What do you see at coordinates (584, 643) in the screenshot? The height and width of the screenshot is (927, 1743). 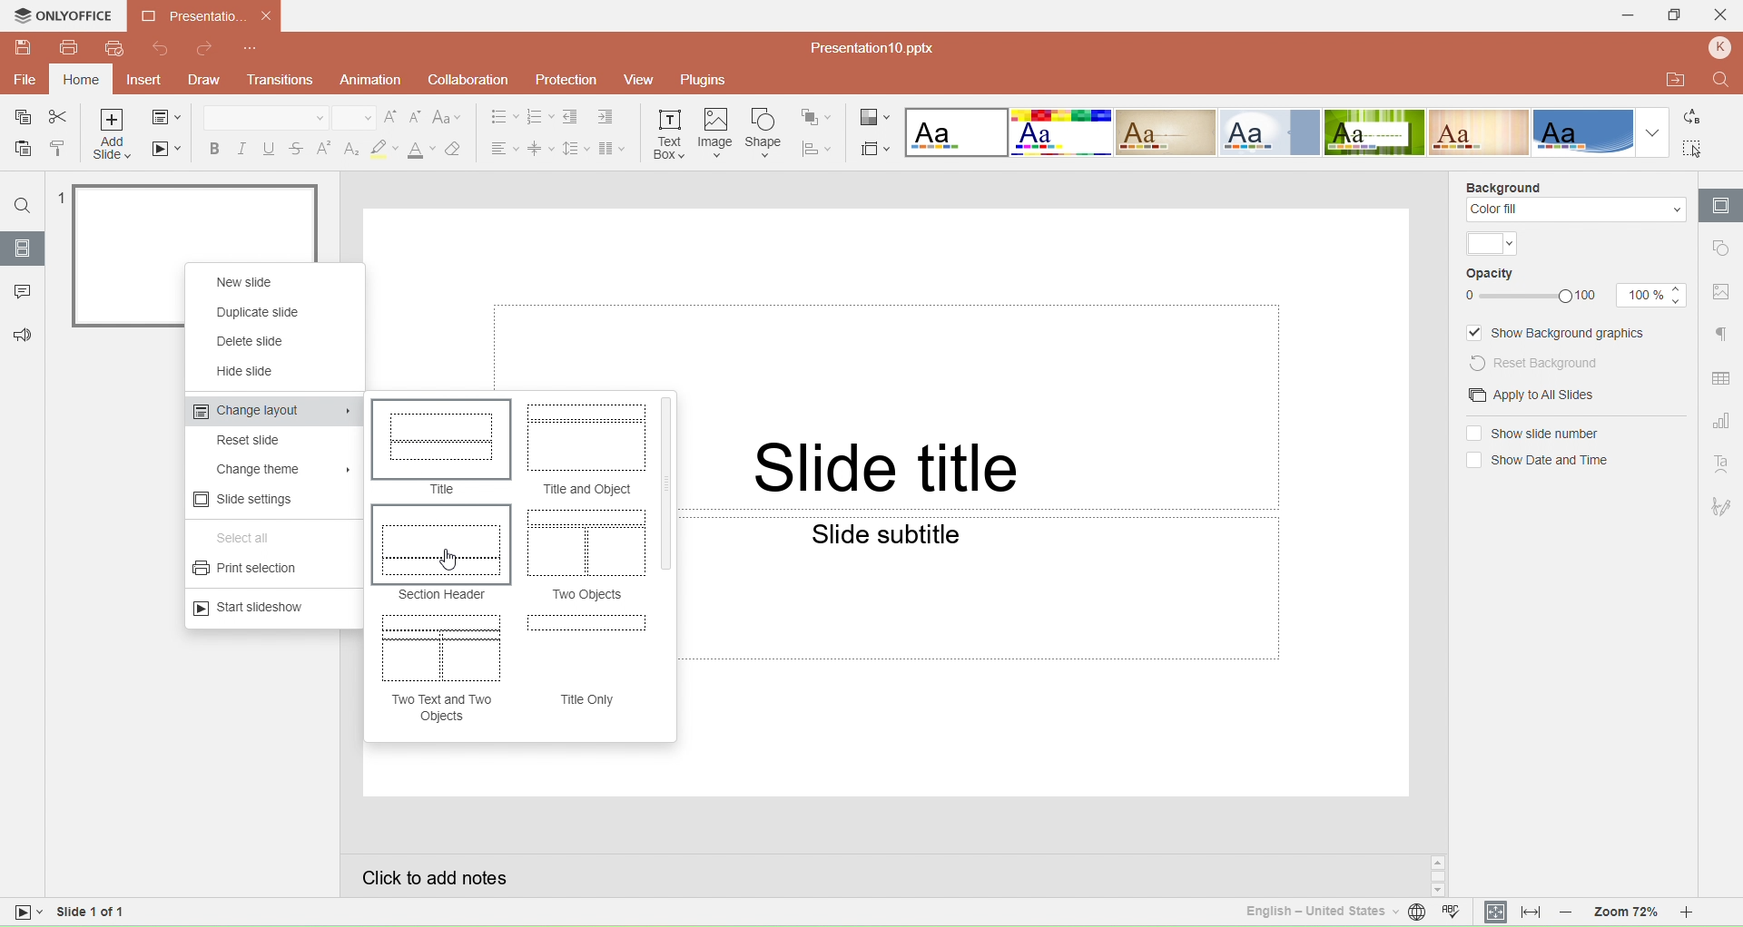 I see `Title only Preview layout` at bounding box center [584, 643].